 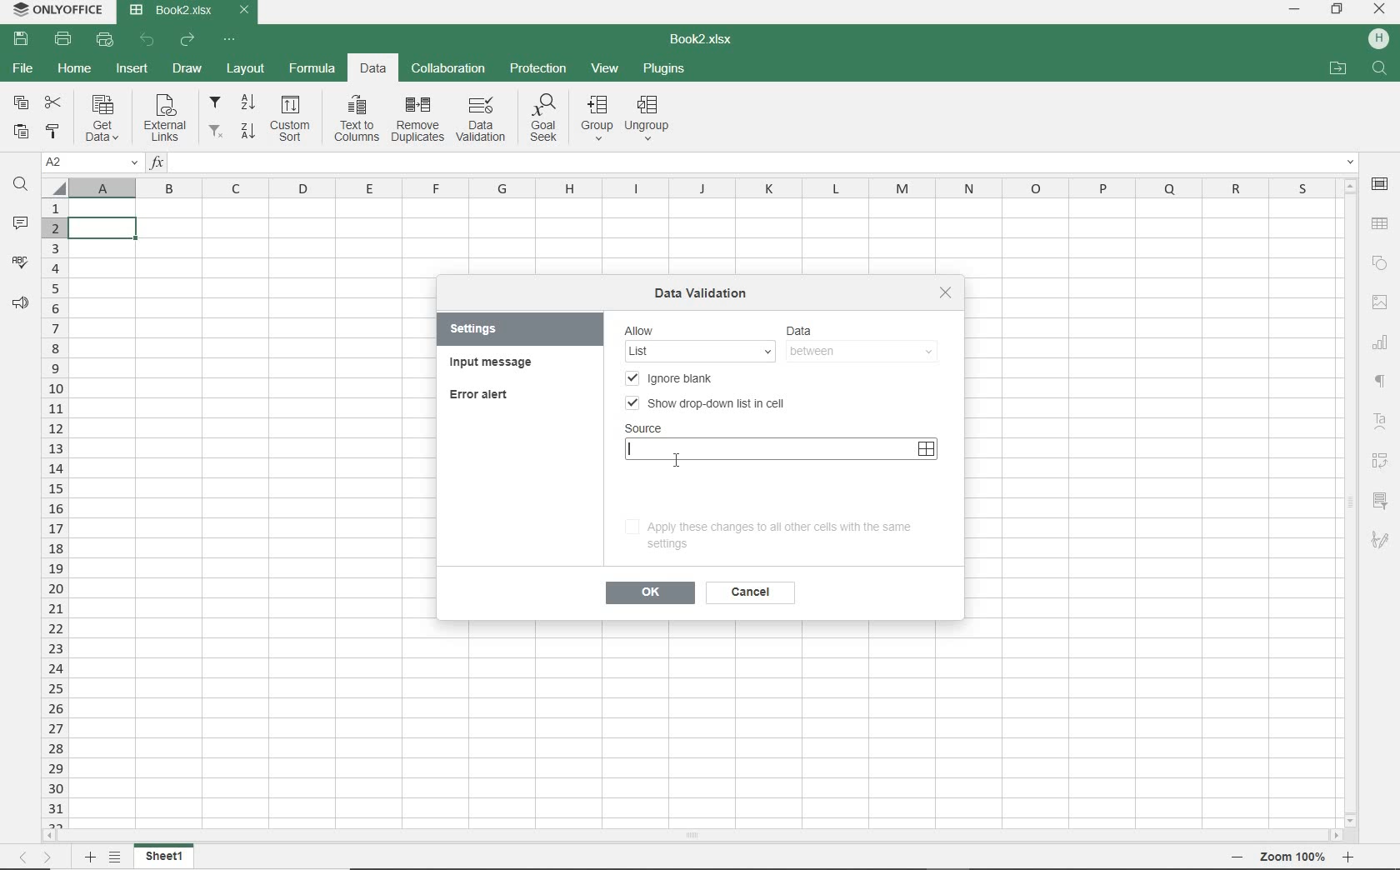 I want to click on CHART, so click(x=1381, y=346).